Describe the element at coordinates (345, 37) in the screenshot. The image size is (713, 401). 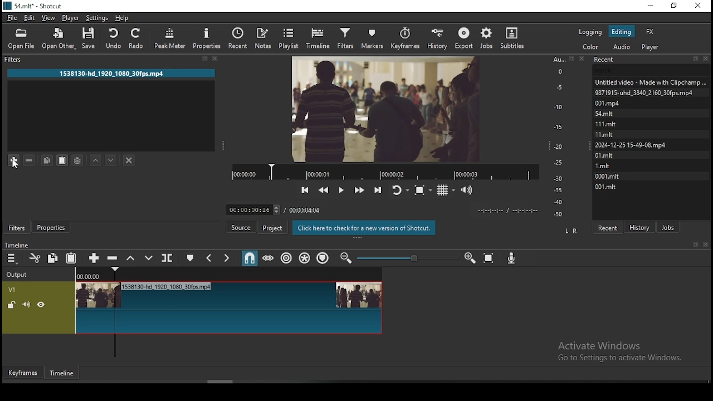
I see `filters` at that location.